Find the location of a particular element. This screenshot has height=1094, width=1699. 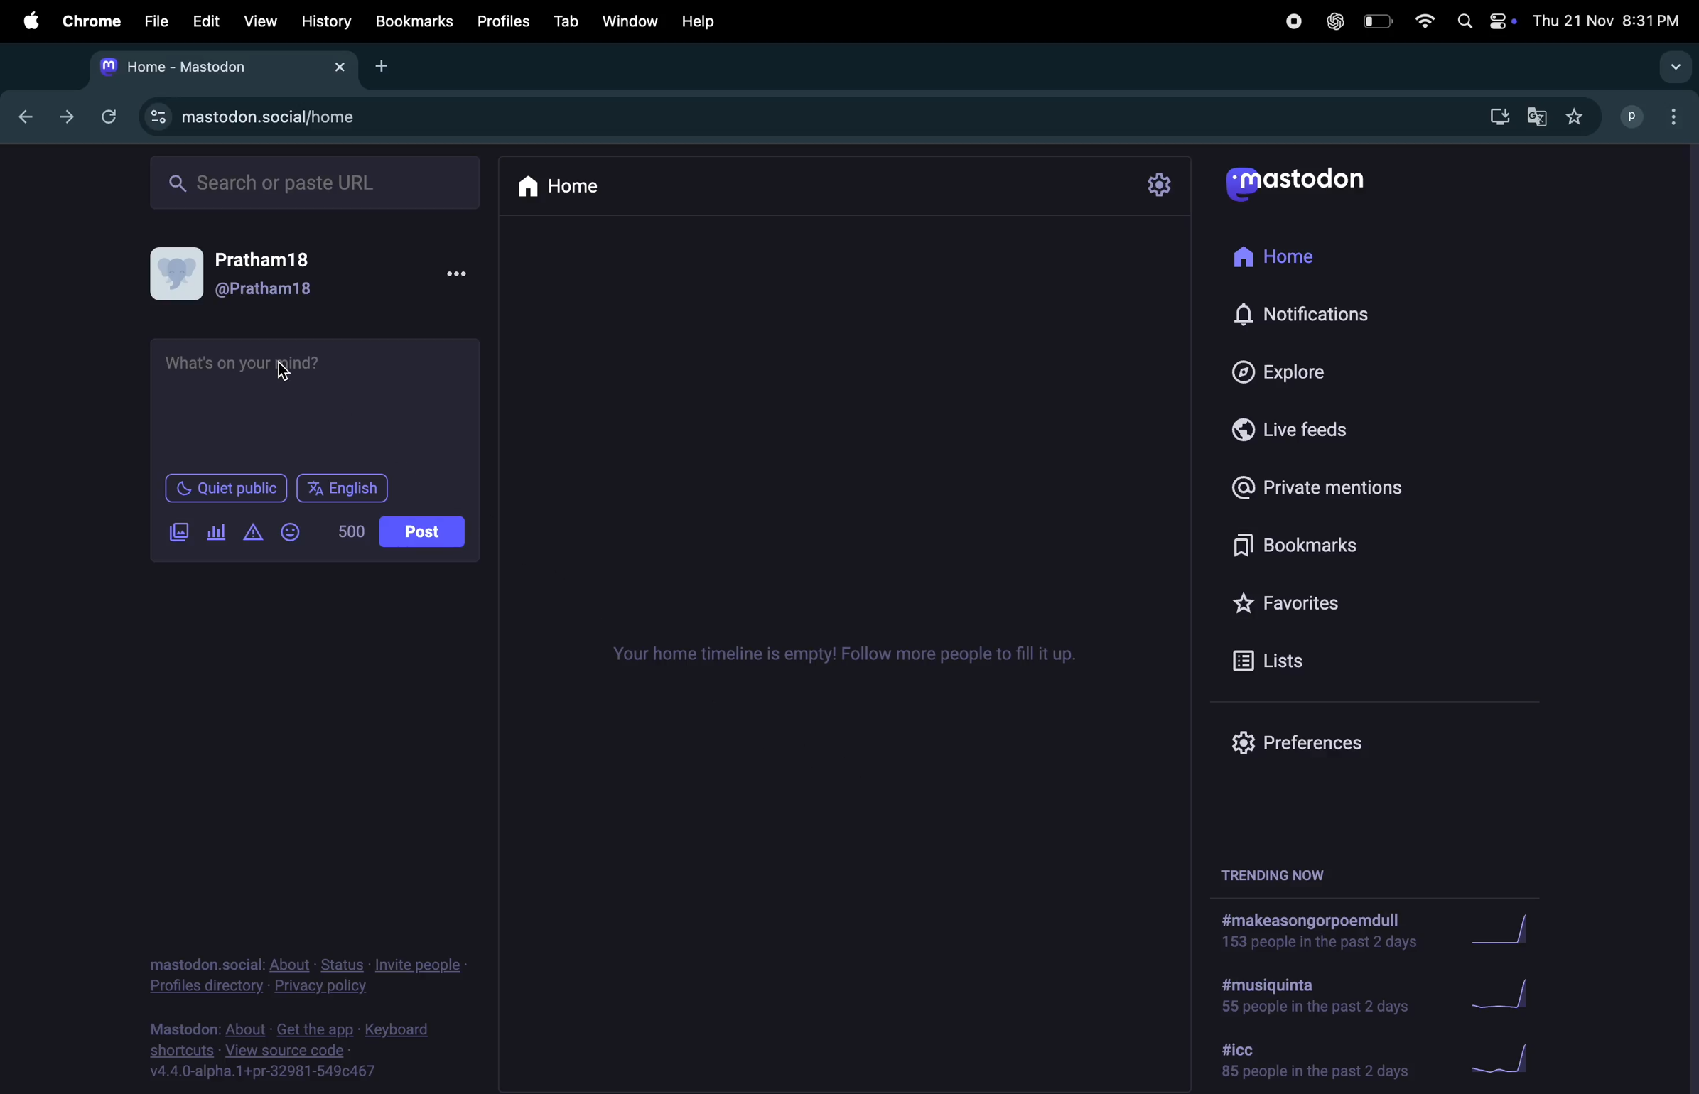

refresh is located at coordinates (102, 116).